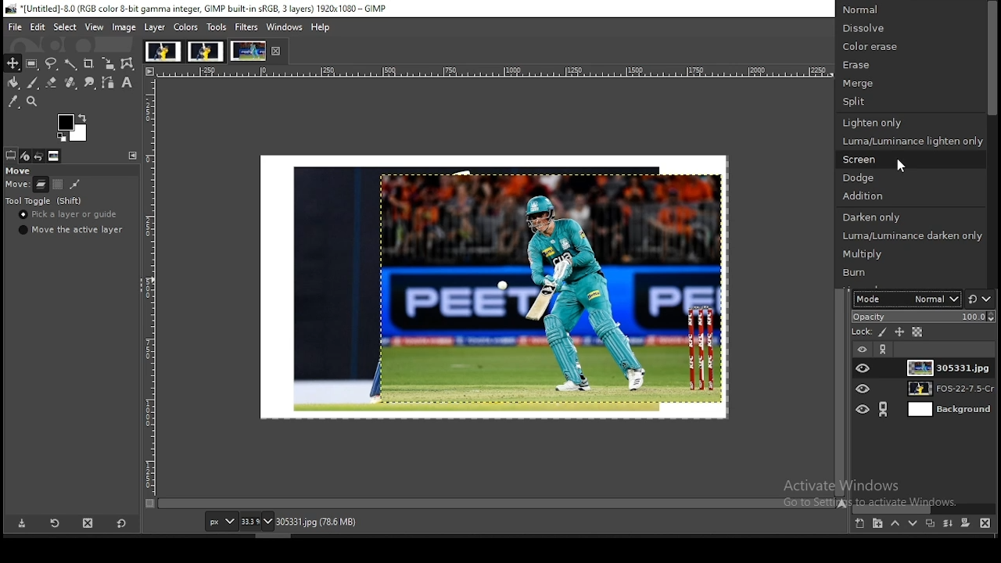  Describe the element at coordinates (911, 196) in the screenshot. I see `addition` at that location.